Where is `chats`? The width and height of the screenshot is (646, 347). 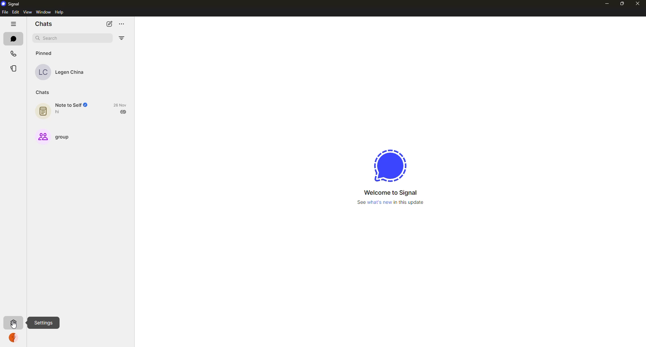
chats is located at coordinates (14, 39).